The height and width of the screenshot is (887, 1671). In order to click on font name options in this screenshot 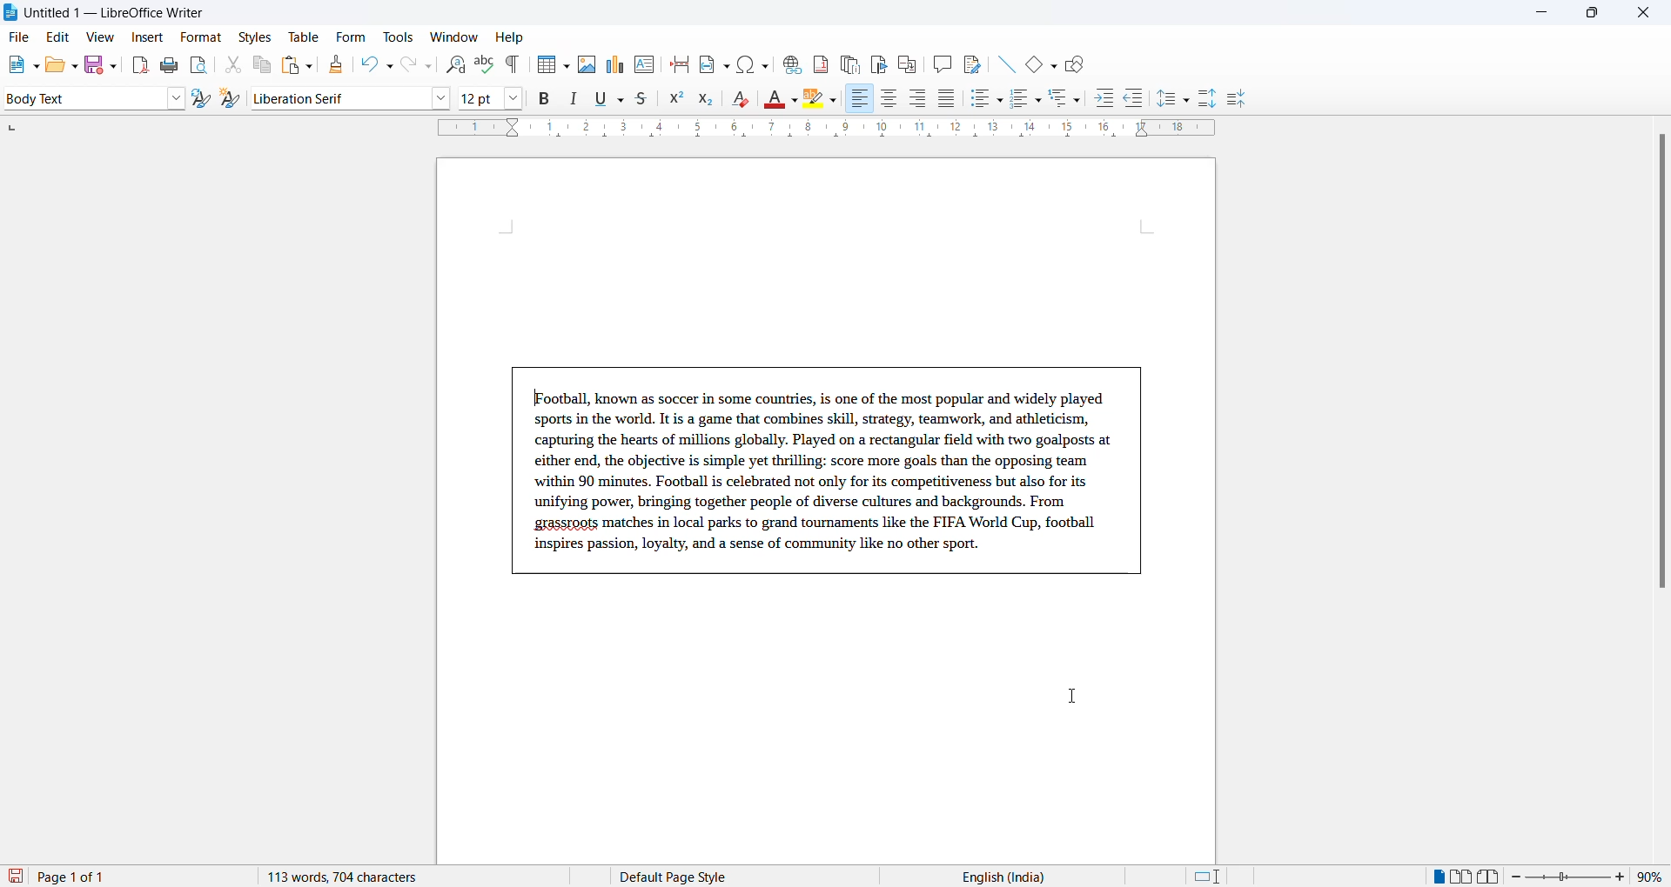, I will do `click(441, 97)`.